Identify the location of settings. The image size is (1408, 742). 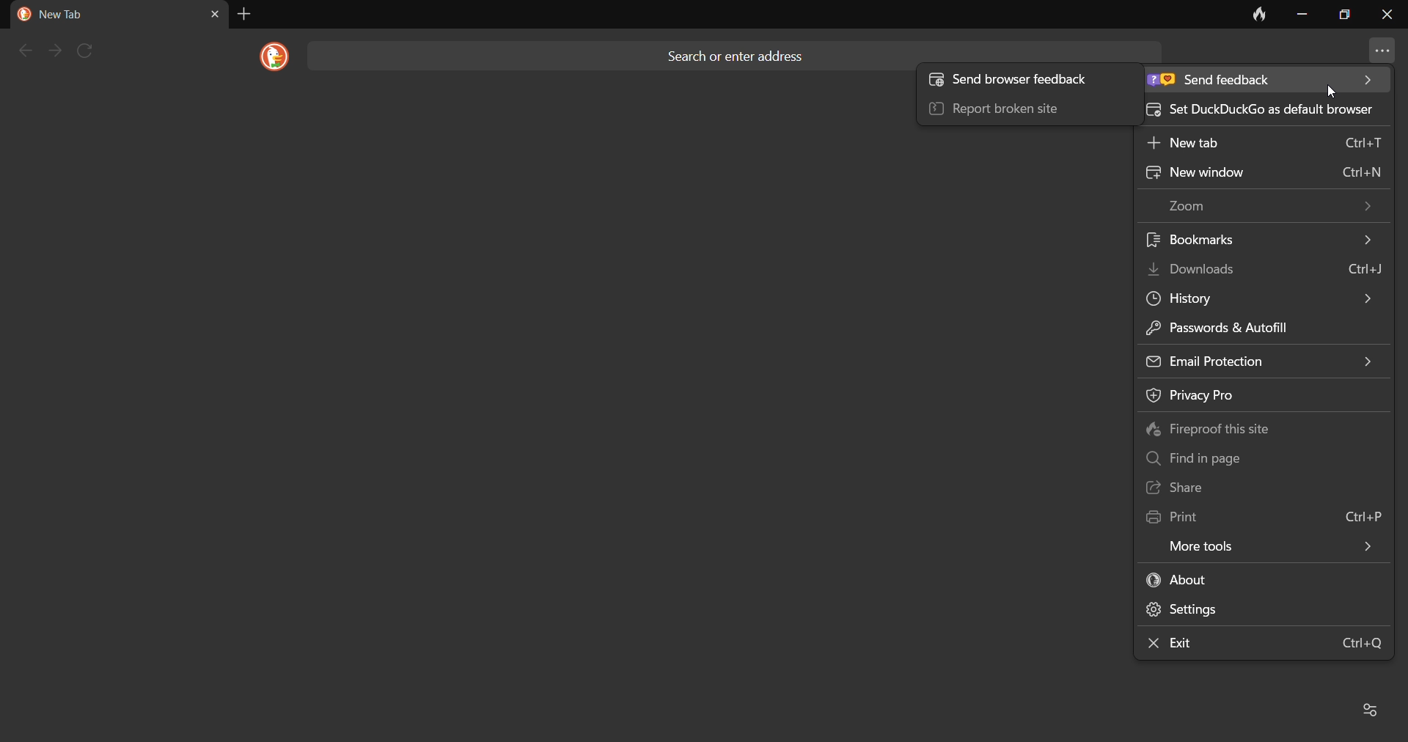
(1262, 612).